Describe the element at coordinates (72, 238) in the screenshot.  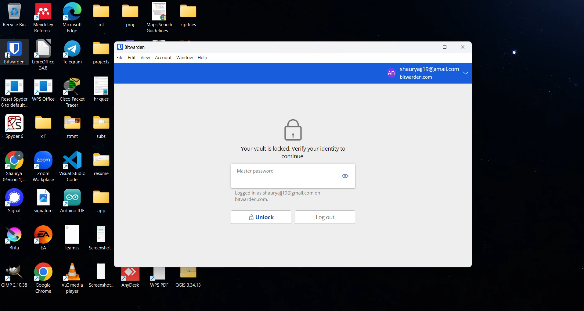
I see `learn.js` at that location.